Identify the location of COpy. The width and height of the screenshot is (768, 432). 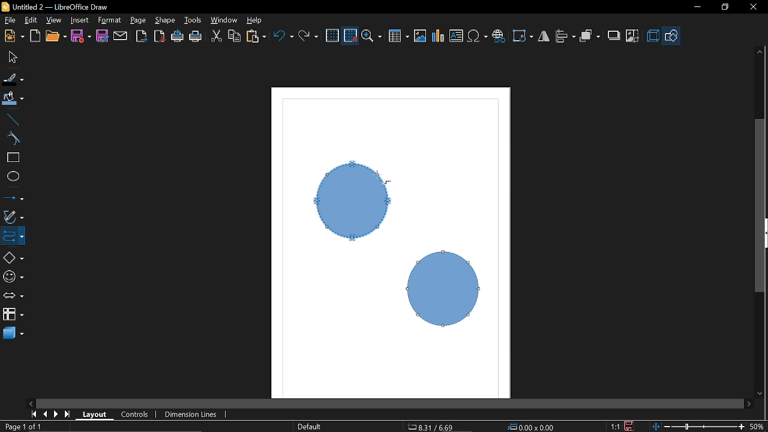
(234, 37).